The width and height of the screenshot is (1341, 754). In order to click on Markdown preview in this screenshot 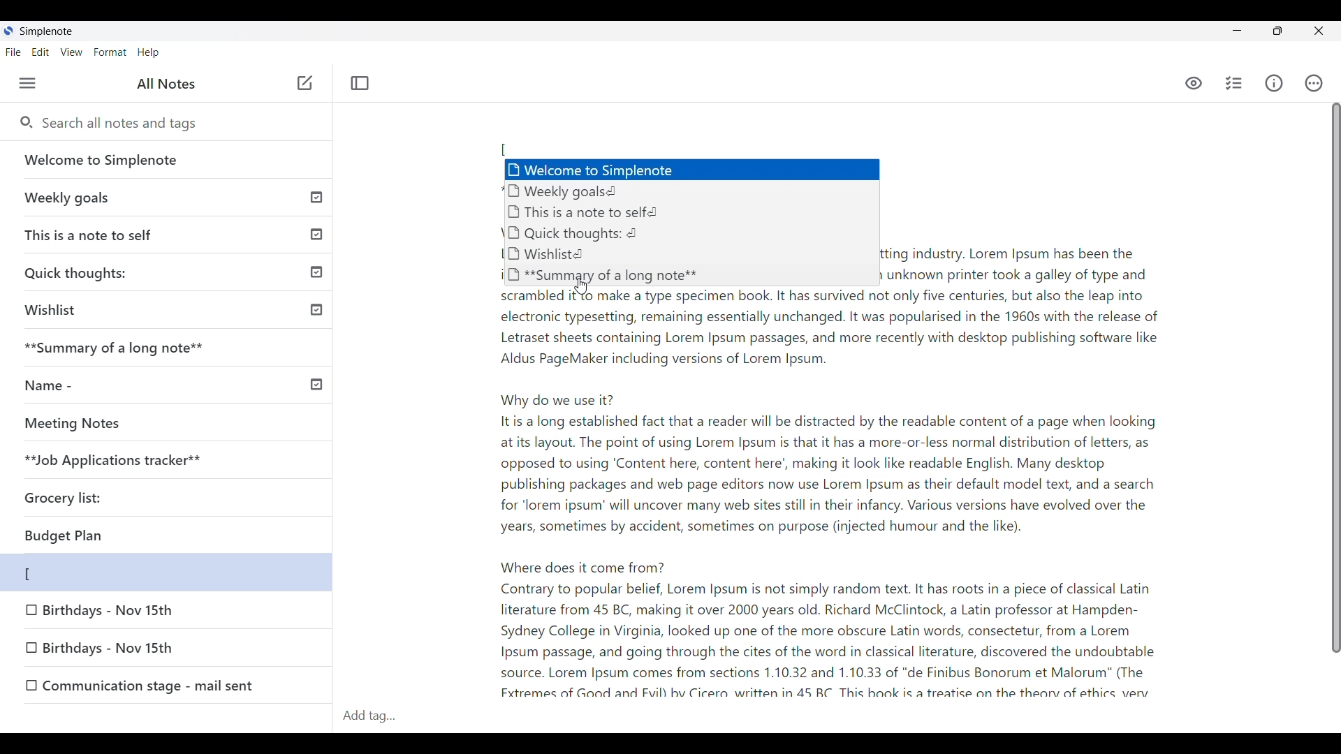, I will do `click(1192, 84)`.